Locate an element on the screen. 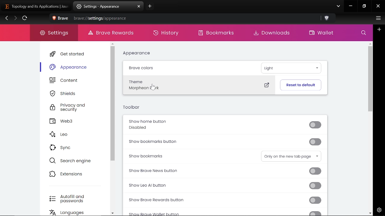  Downloads is located at coordinates (273, 33).